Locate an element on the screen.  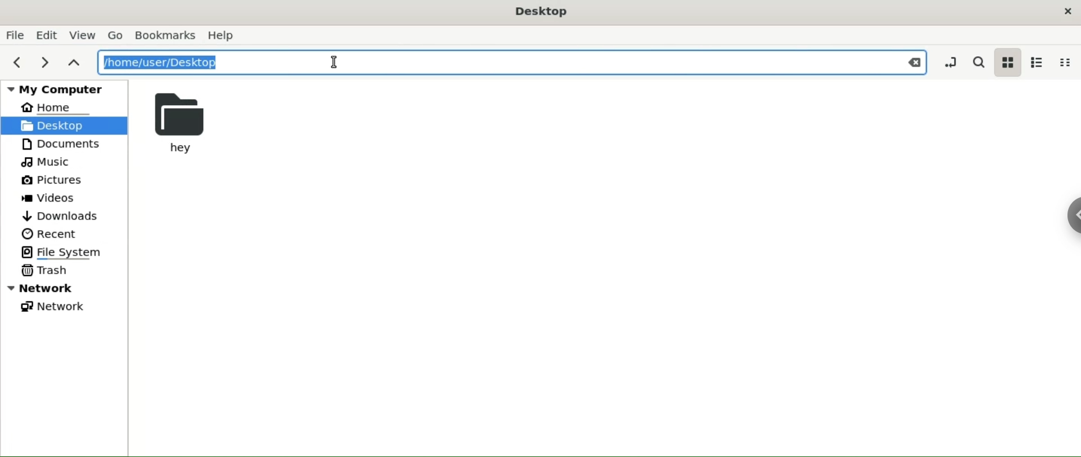
videos is located at coordinates (51, 198).